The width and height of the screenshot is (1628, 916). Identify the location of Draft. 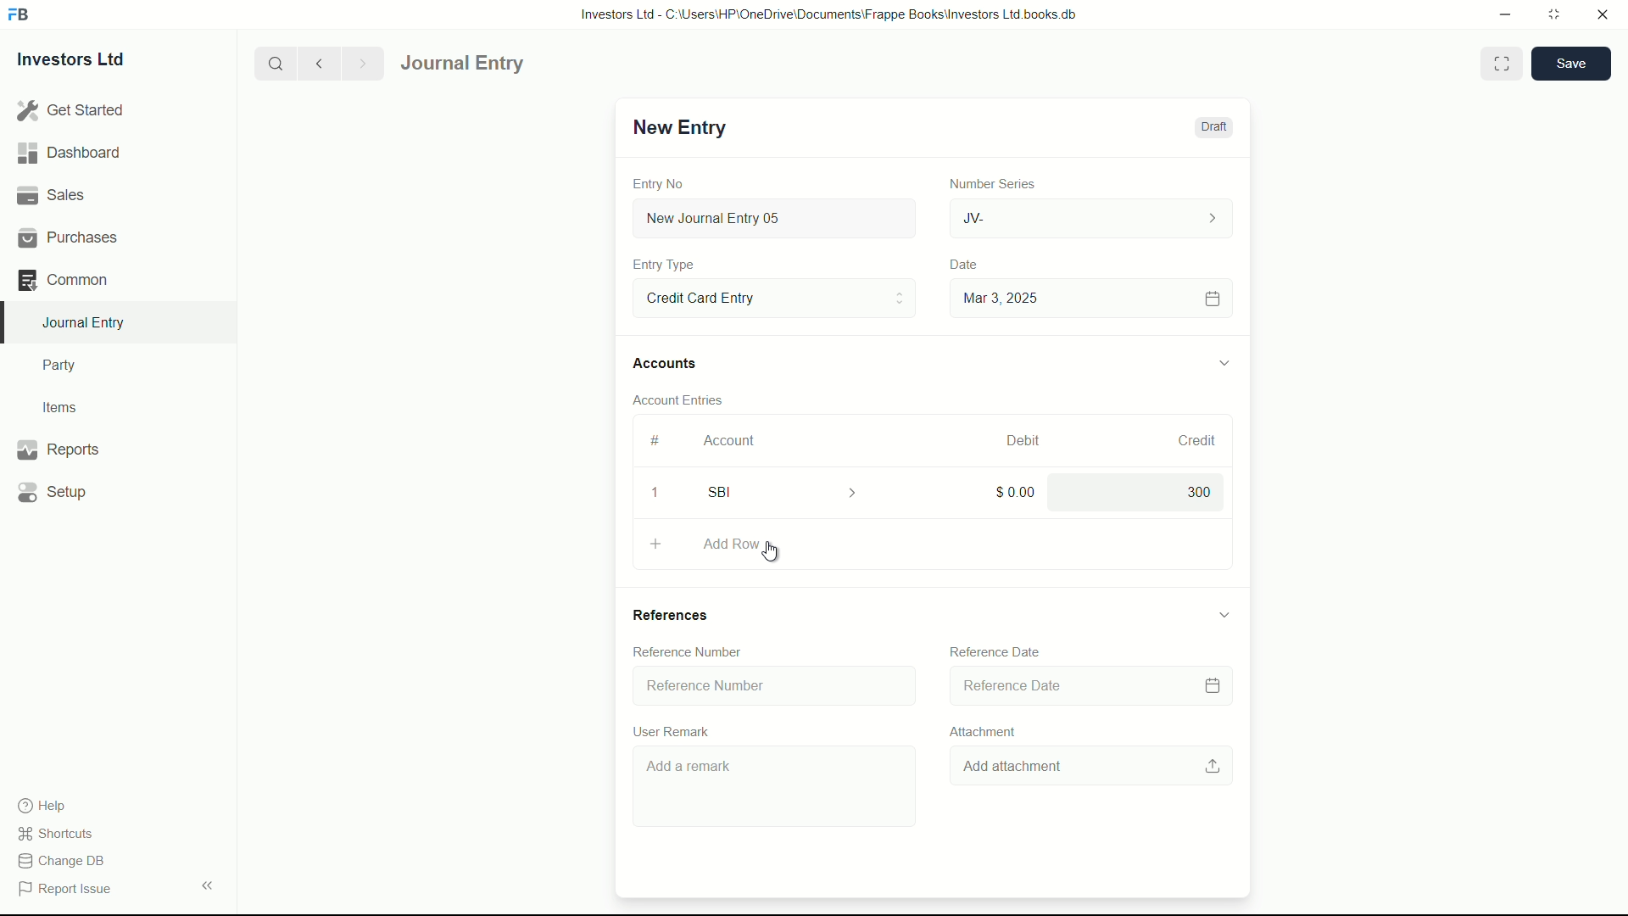
(1213, 127).